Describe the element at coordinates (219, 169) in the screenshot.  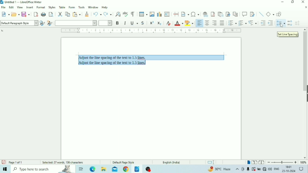
I see `Temperature` at that location.